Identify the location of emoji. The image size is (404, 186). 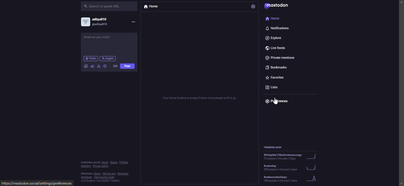
(105, 66).